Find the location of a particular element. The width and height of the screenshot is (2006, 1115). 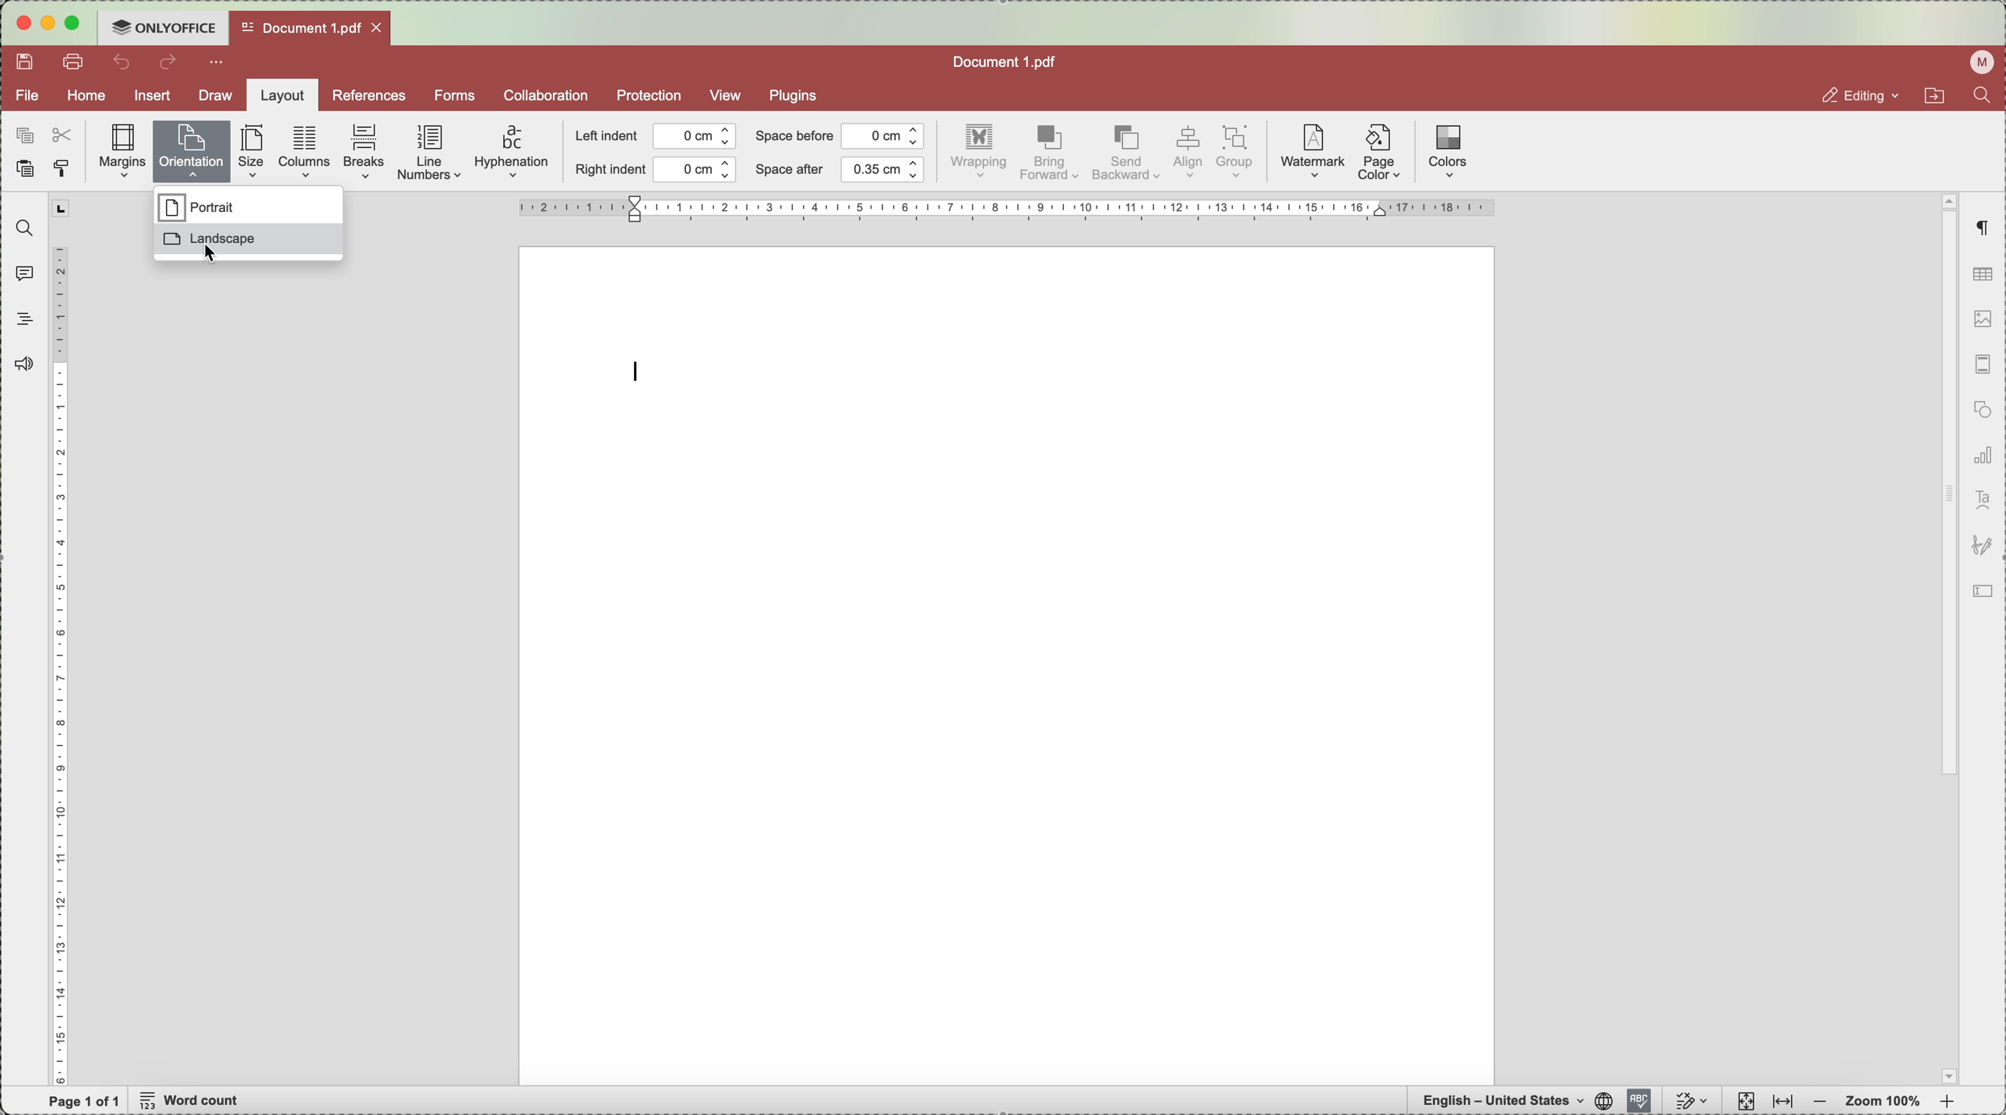

watermark is located at coordinates (1311, 153).